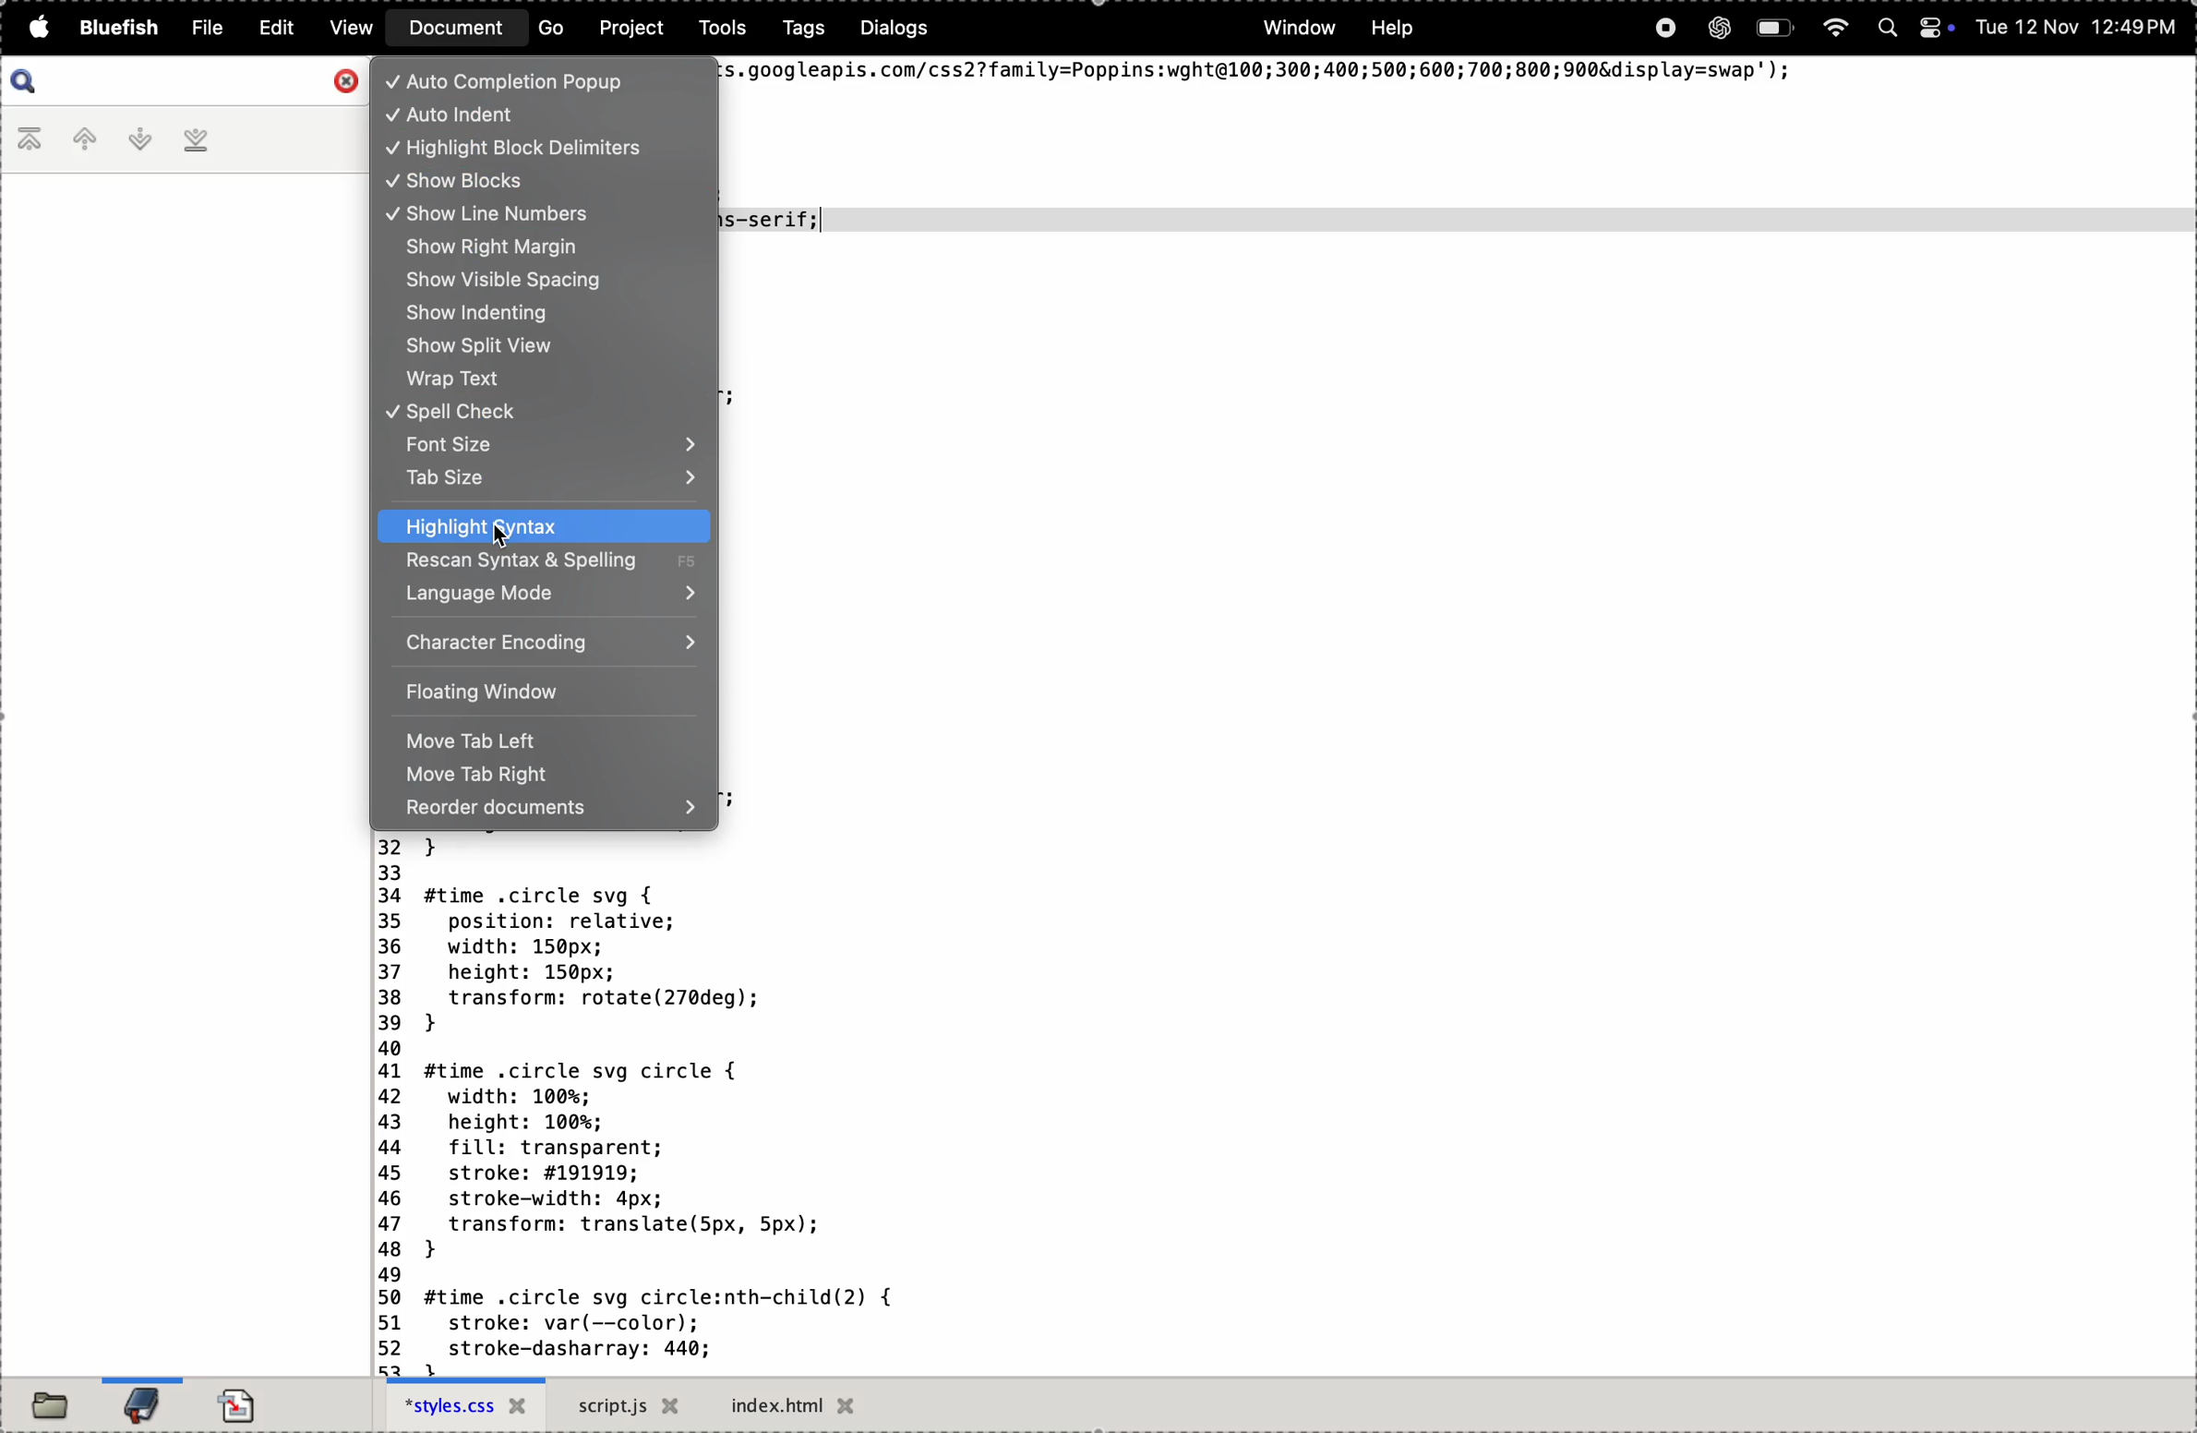 This screenshot has width=2197, height=1433. Describe the element at coordinates (1835, 29) in the screenshot. I see `wifi` at that location.